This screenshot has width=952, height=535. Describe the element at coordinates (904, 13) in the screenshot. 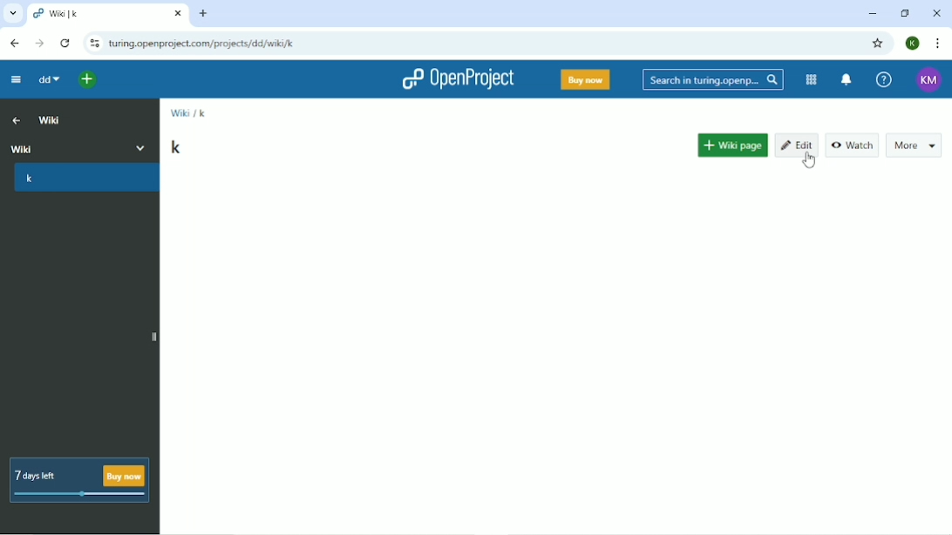

I see `Restore down` at that location.